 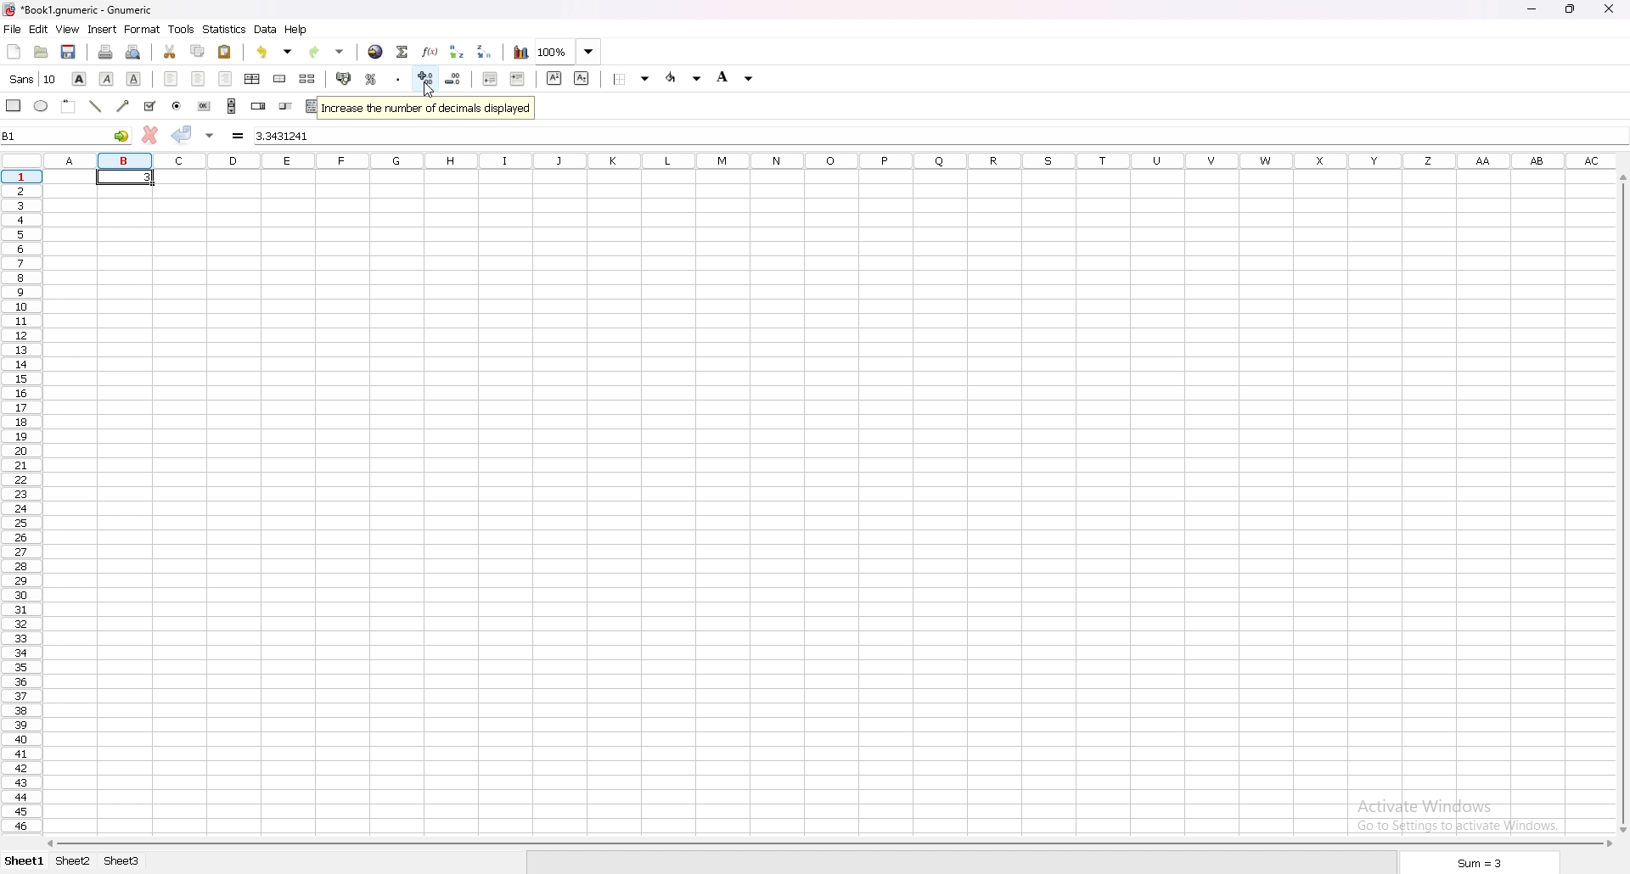 What do you see at coordinates (297, 30) in the screenshot?
I see `help` at bounding box center [297, 30].